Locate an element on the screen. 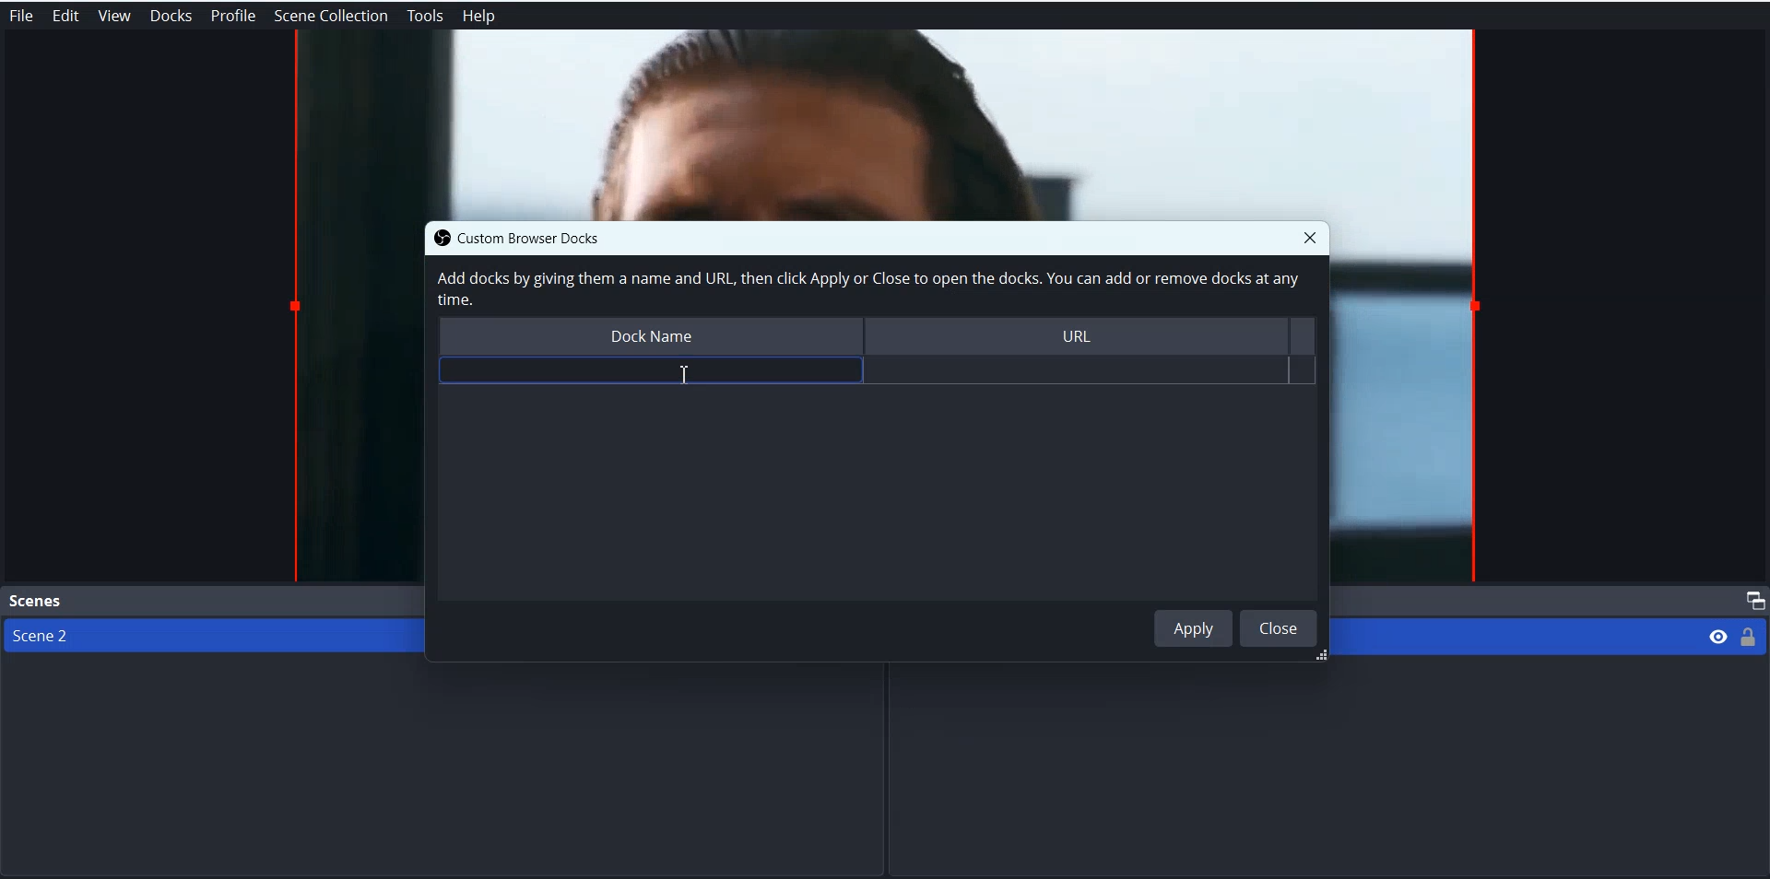 The image size is (1770, 879). Add docks by giving them a name and URL, then click Apply or Close to open the docks. You can add or remove docks at any
time. is located at coordinates (866, 289).